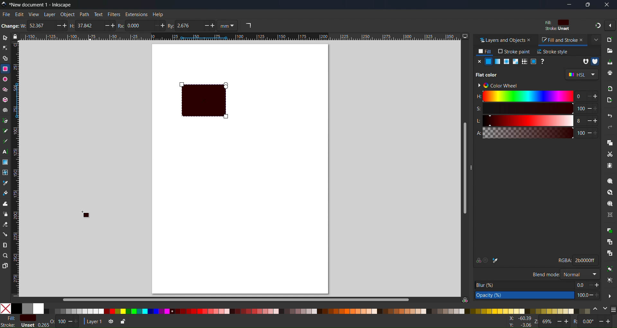 The width and height of the screenshot is (617, 328). I want to click on View, so click(33, 14).